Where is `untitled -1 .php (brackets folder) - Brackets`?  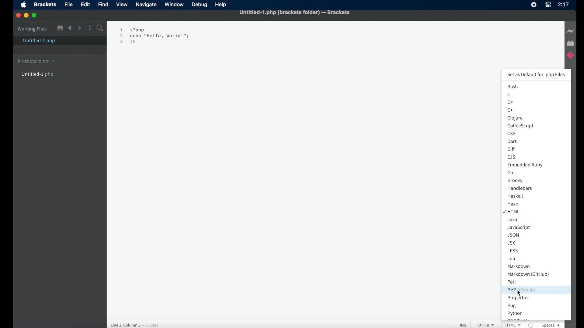 untitled -1 .php (brackets folder) - Brackets is located at coordinates (295, 12).